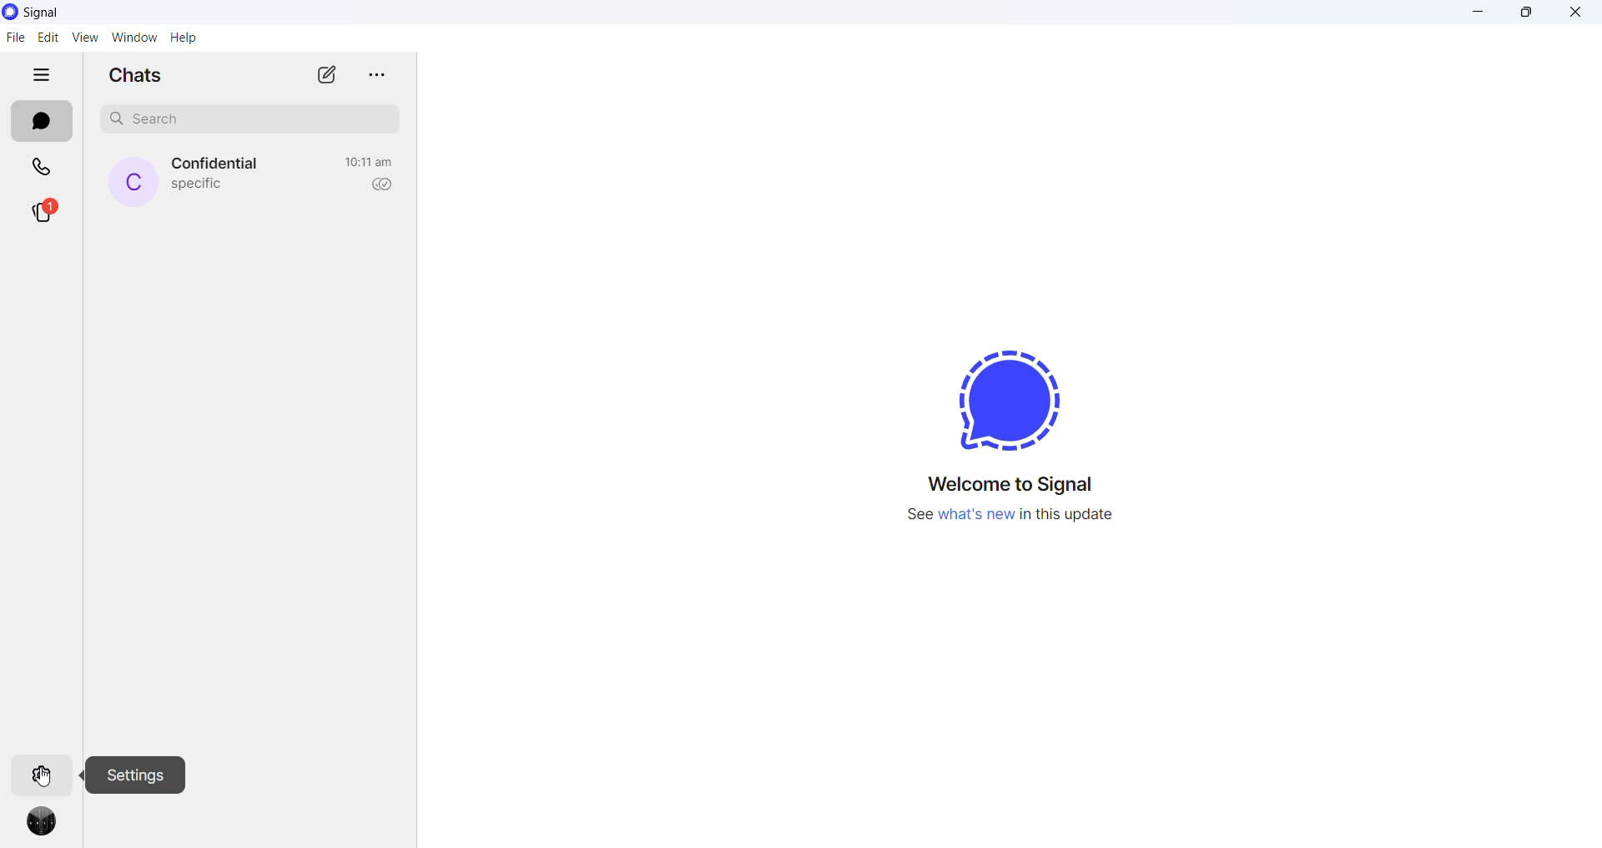  Describe the element at coordinates (46, 776) in the screenshot. I see `cursor` at that location.